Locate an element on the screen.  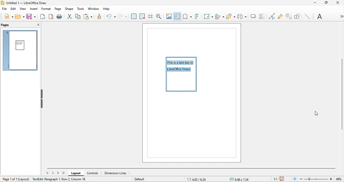
default is located at coordinates (142, 179).